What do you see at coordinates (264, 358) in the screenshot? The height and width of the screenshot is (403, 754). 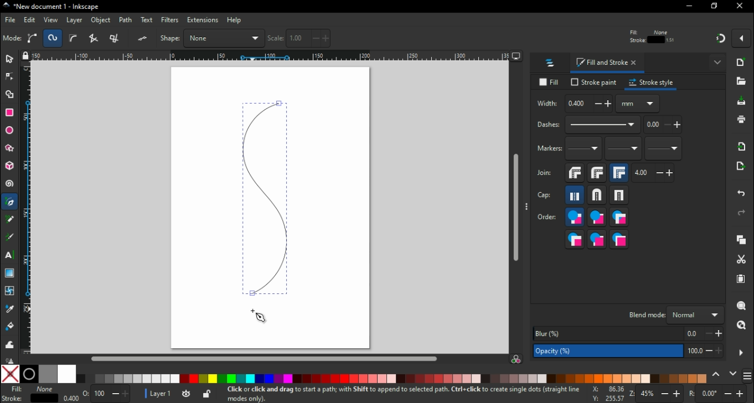 I see `scroll bar` at bounding box center [264, 358].